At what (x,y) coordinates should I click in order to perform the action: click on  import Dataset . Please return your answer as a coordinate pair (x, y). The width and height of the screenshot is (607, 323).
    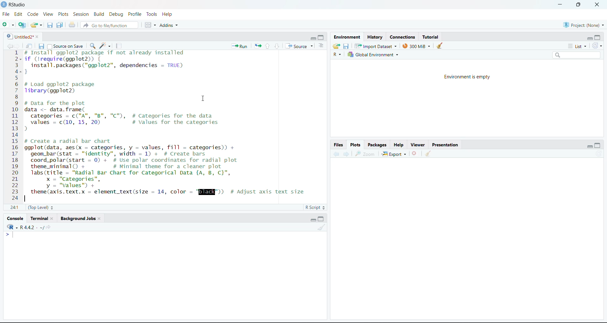
    Looking at the image, I should click on (377, 46).